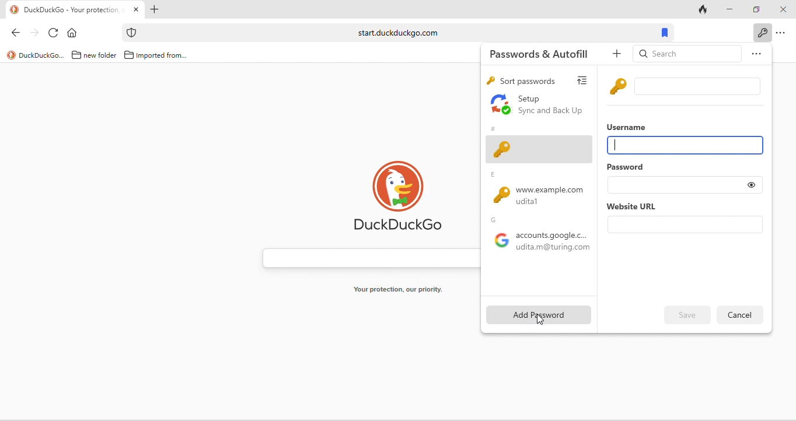 Image resolution: width=796 pixels, height=421 pixels. Describe the element at coordinates (538, 107) in the screenshot. I see `set up` at that location.